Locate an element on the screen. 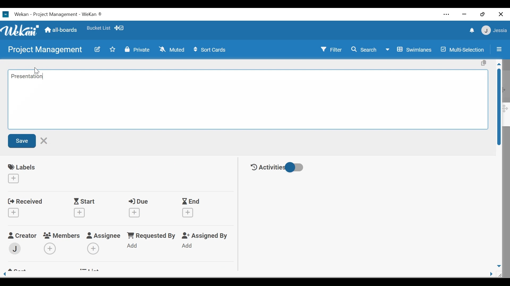 The width and height of the screenshot is (510, 286). Toggle favorites is located at coordinates (113, 50).